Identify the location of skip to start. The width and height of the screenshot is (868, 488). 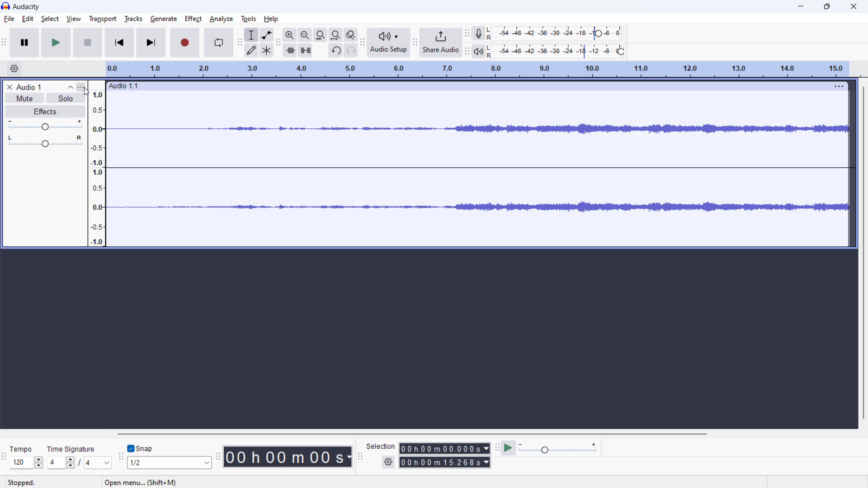
(119, 42).